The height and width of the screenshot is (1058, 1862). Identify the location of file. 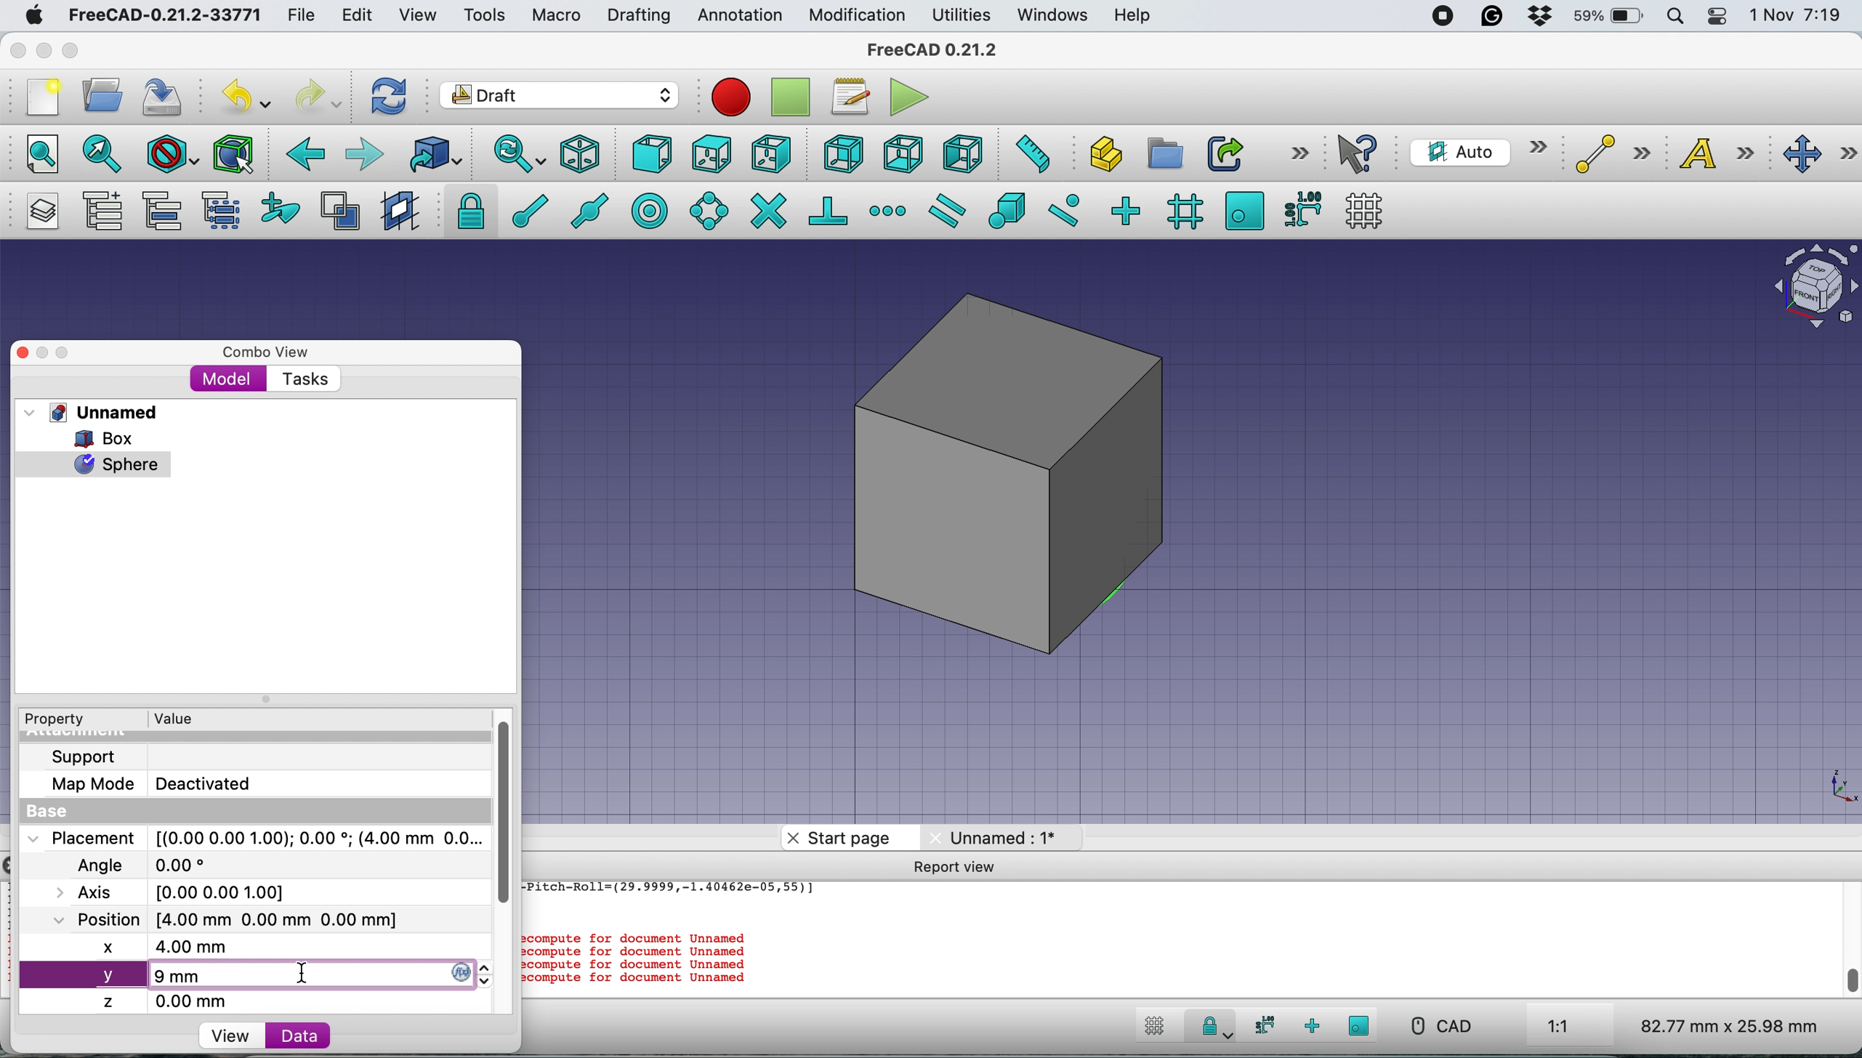
(301, 16).